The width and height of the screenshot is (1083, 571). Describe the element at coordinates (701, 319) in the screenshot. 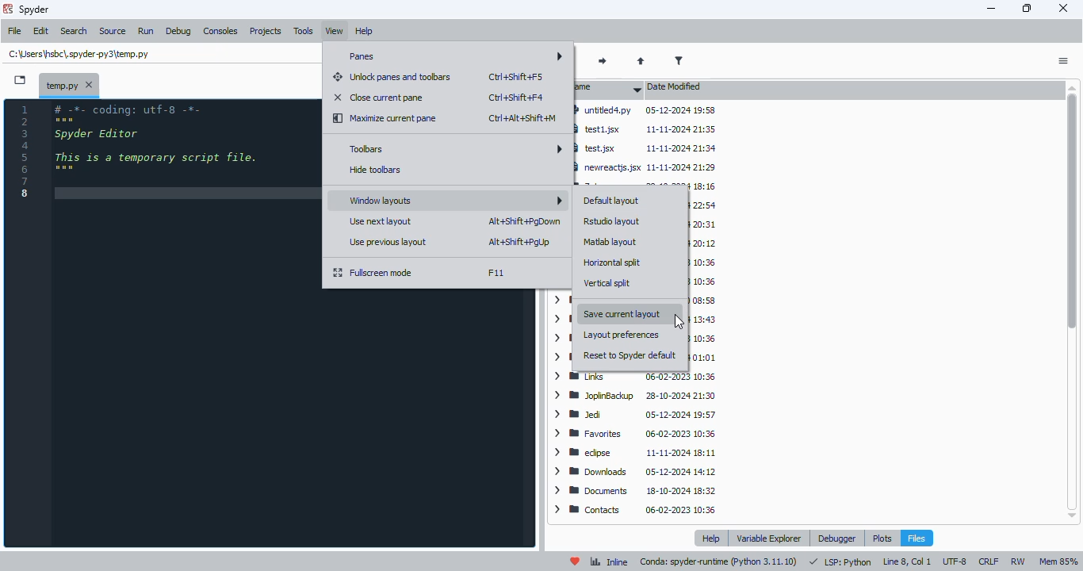

I see `OneDrive` at that location.